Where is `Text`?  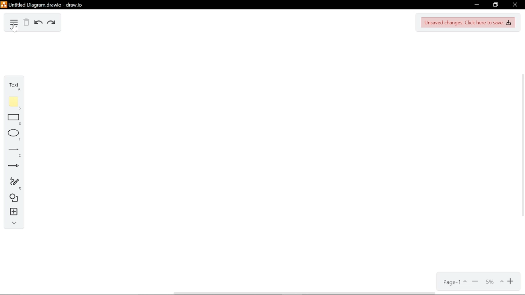
Text is located at coordinates (11, 85).